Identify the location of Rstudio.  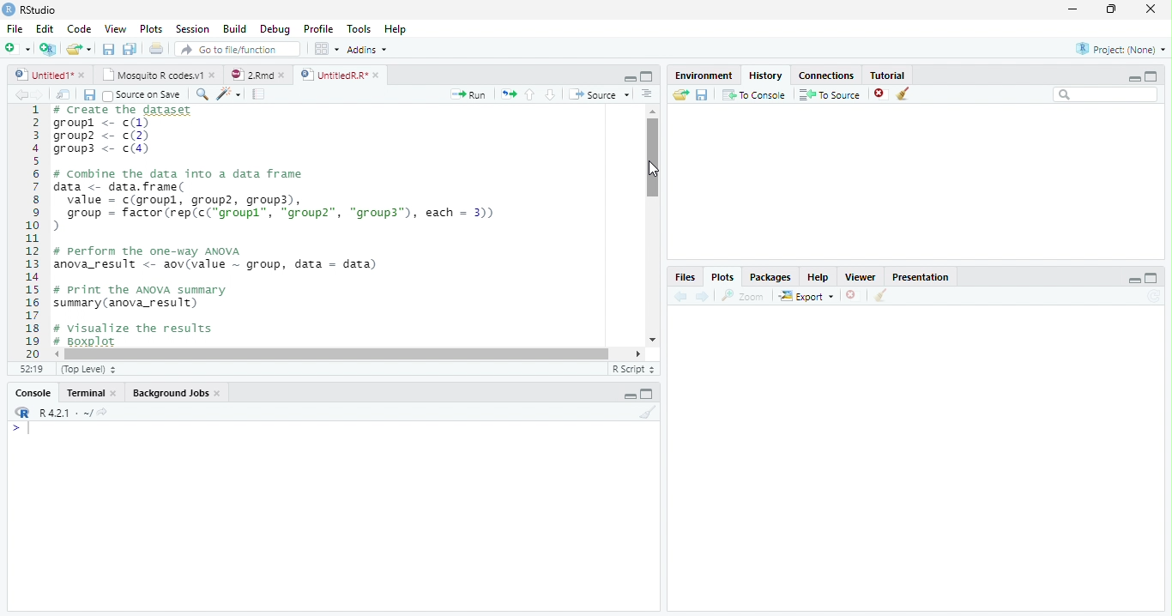
(28, 8).